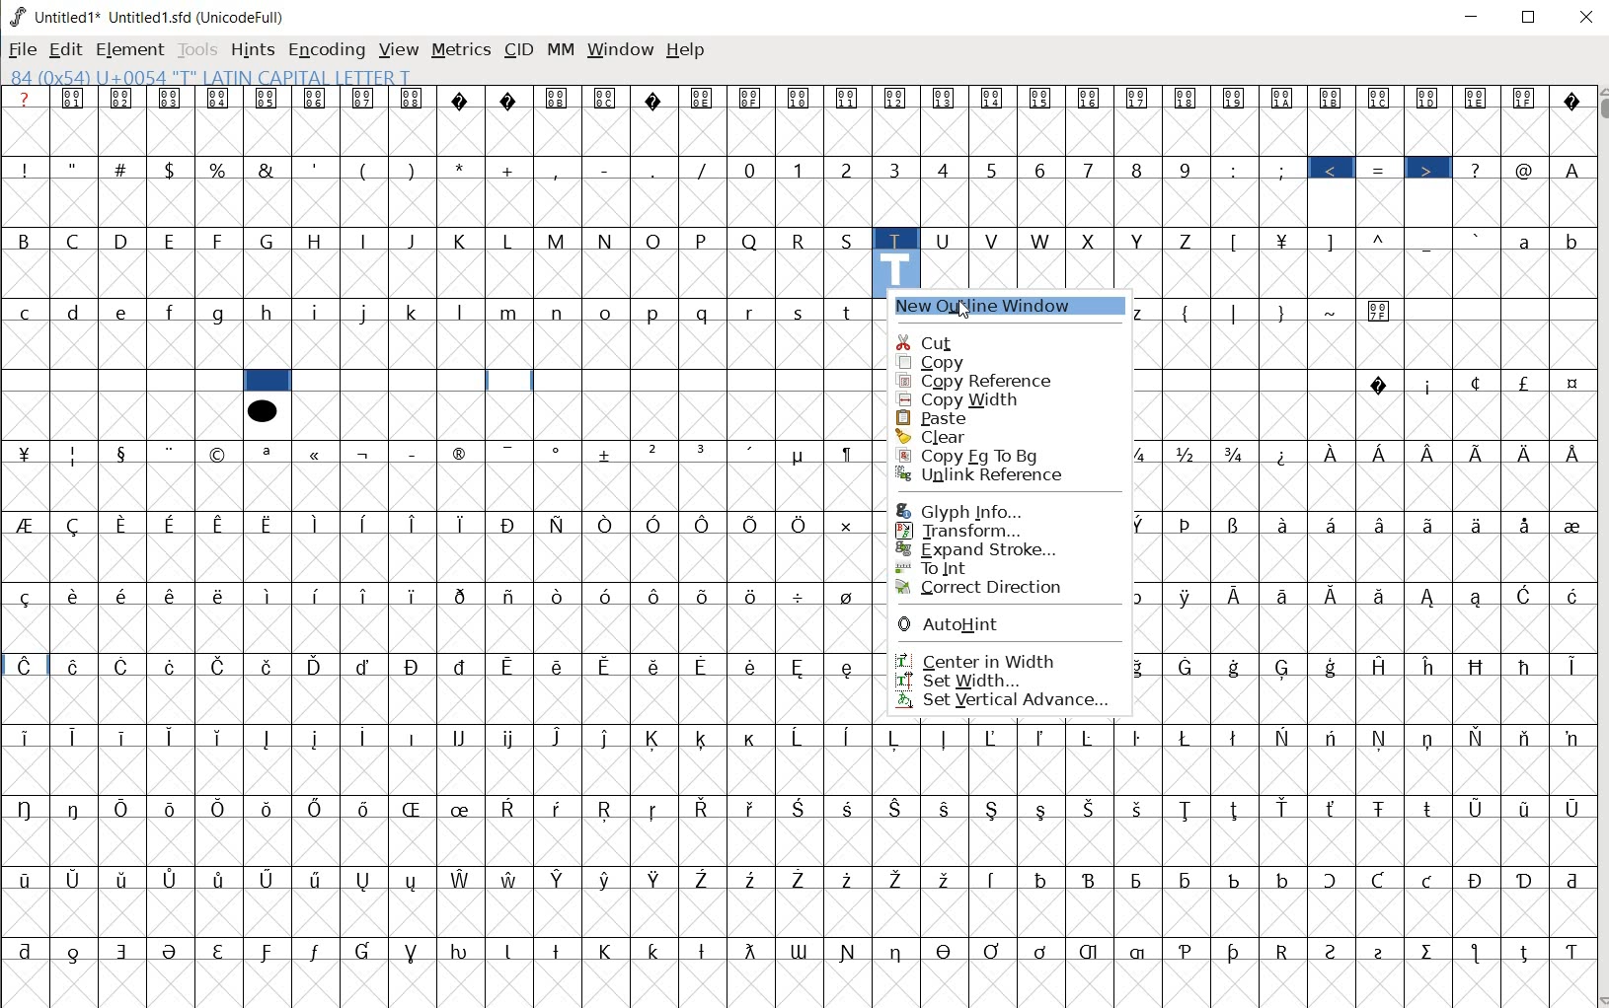 The image size is (1609, 1008). Describe the element at coordinates (1190, 879) in the screenshot. I see `Symbol` at that location.